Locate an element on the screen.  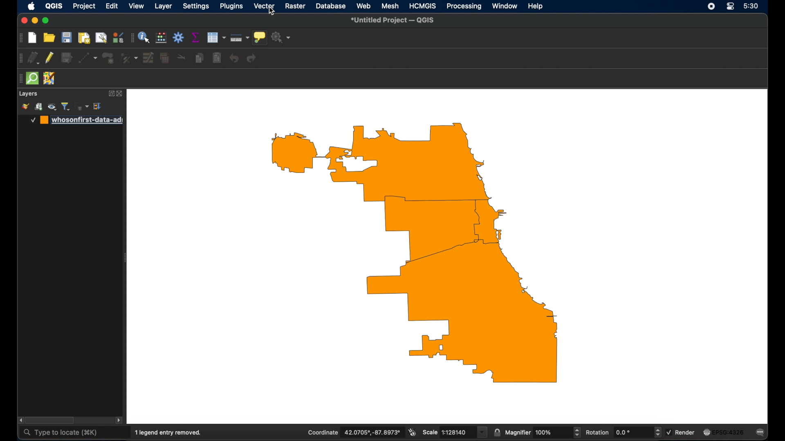
toolbox is located at coordinates (179, 38).